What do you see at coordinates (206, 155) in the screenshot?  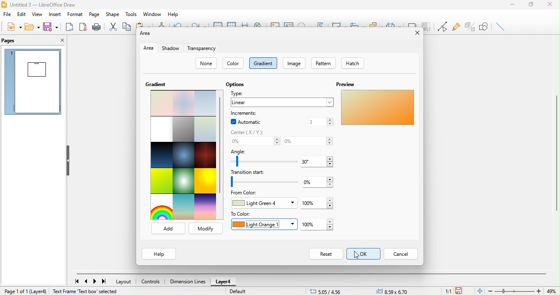 I see `mahogany` at bounding box center [206, 155].